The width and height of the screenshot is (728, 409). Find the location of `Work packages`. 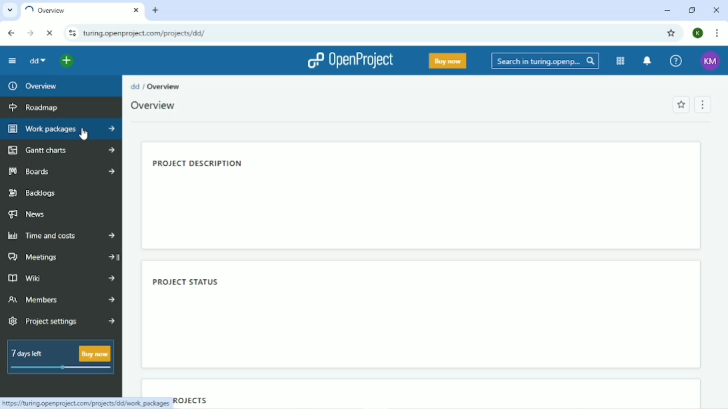

Work packages is located at coordinates (60, 129).